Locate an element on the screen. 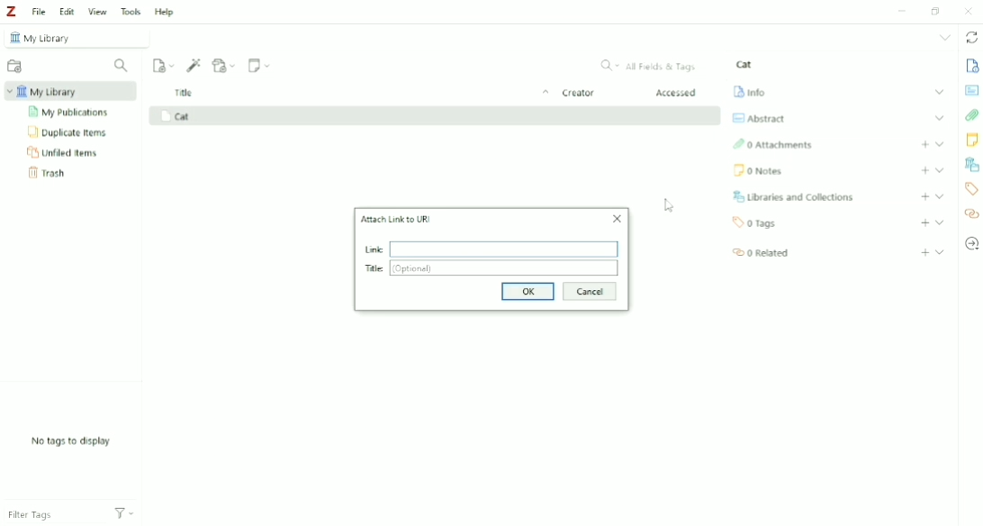  Libraries and Collections is located at coordinates (792, 196).